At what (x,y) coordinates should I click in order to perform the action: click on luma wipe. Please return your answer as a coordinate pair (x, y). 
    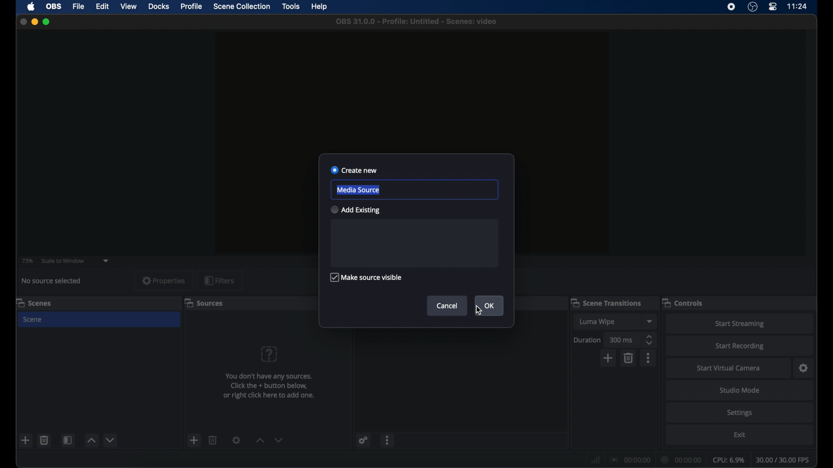
    Looking at the image, I should click on (597, 322).